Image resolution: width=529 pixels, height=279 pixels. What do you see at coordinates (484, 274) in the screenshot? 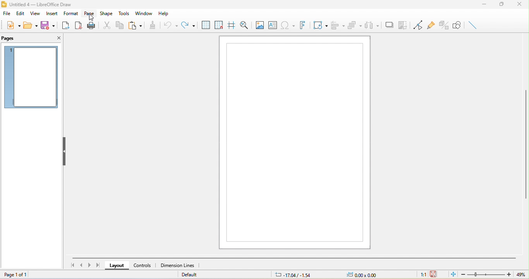
I see `zoom` at bounding box center [484, 274].